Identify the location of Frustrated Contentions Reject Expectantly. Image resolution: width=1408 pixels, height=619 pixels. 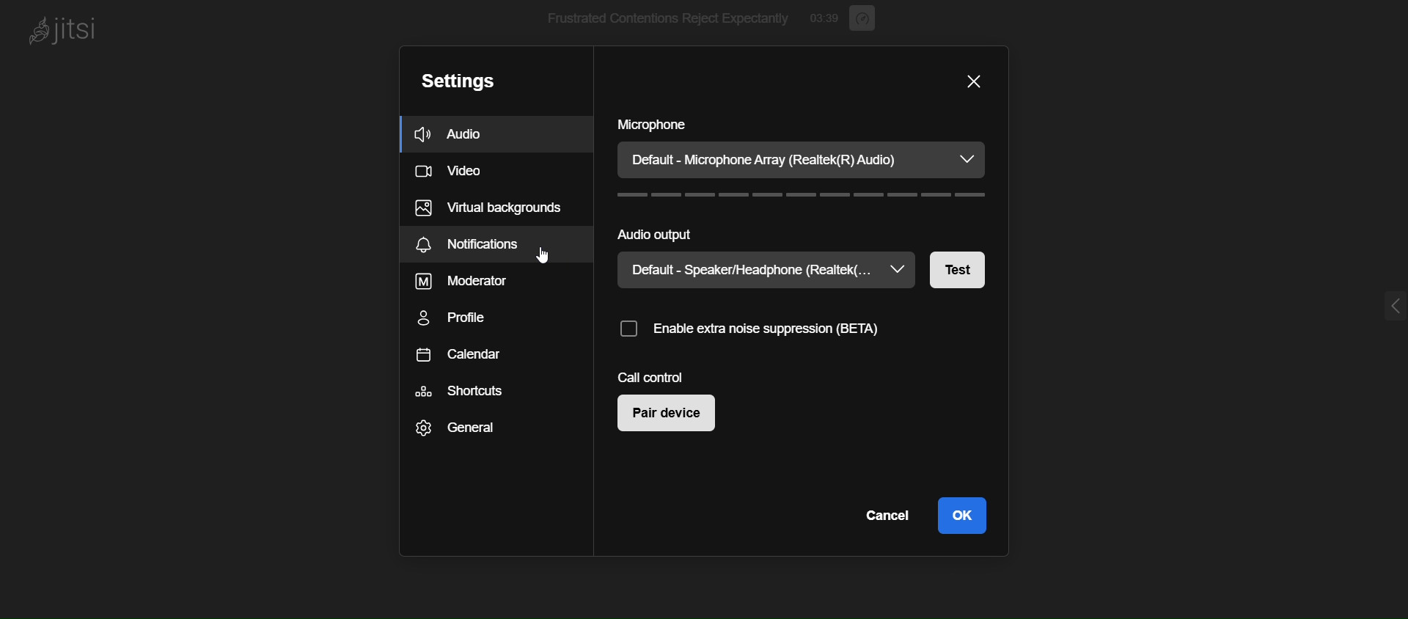
(656, 20).